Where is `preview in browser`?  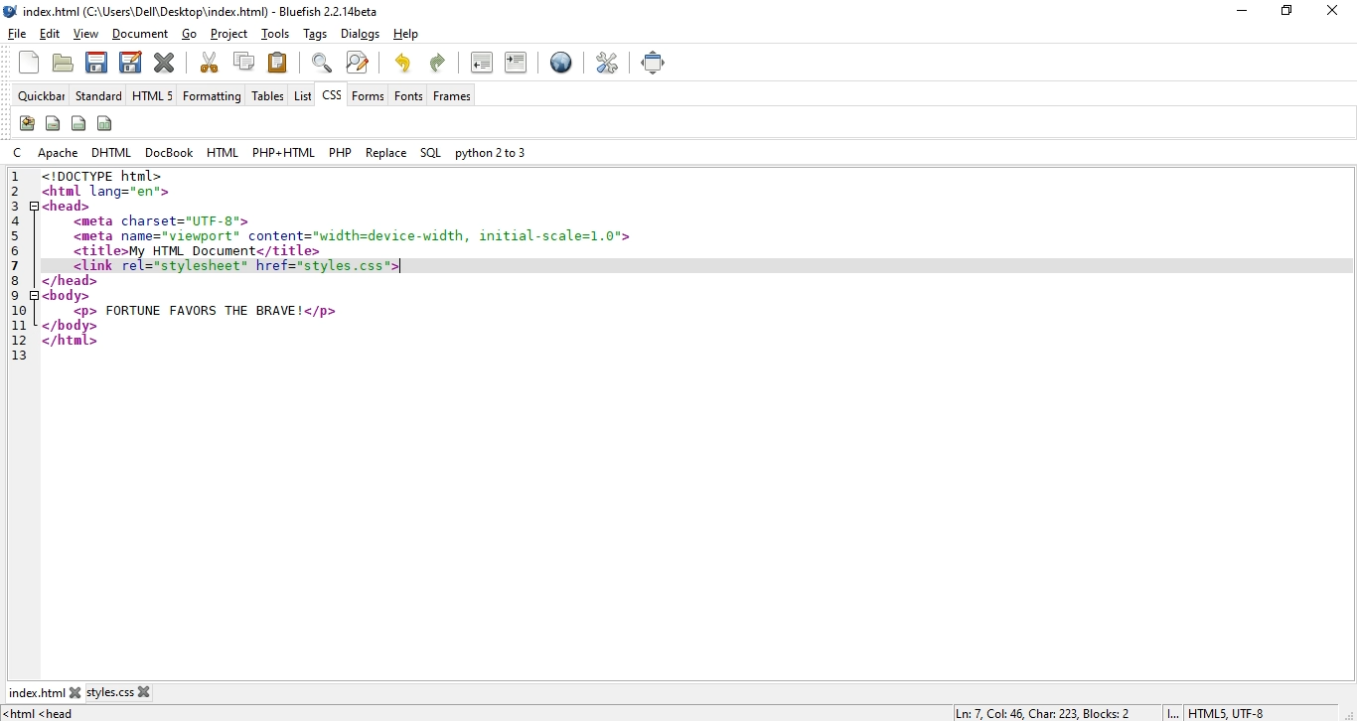 preview in browser is located at coordinates (561, 65).